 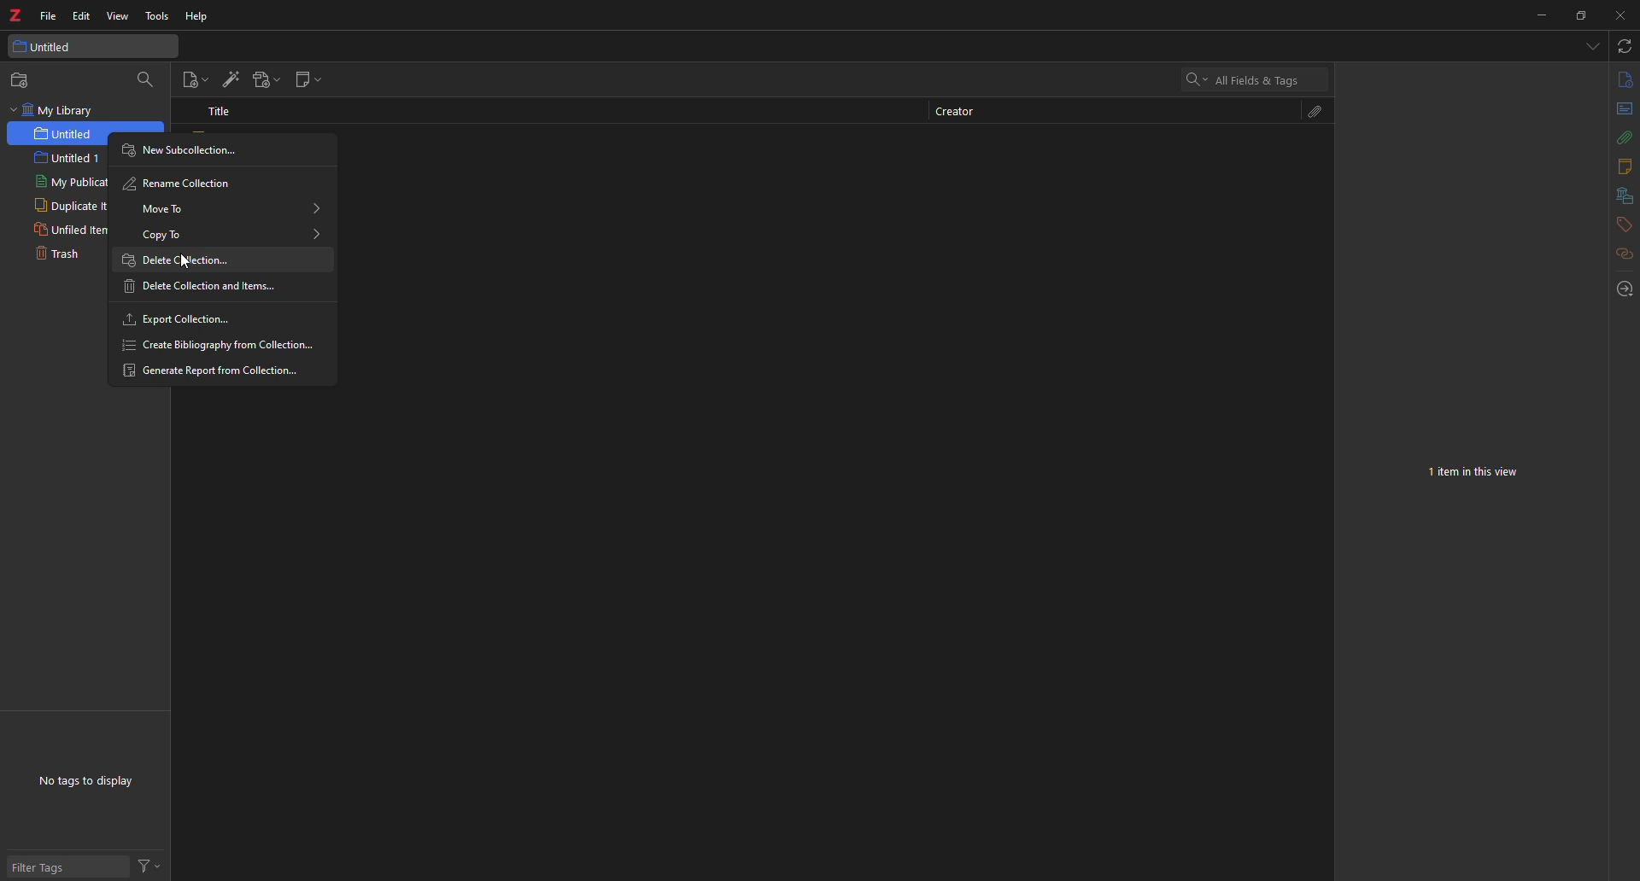 I want to click on add attach, so click(x=268, y=79).